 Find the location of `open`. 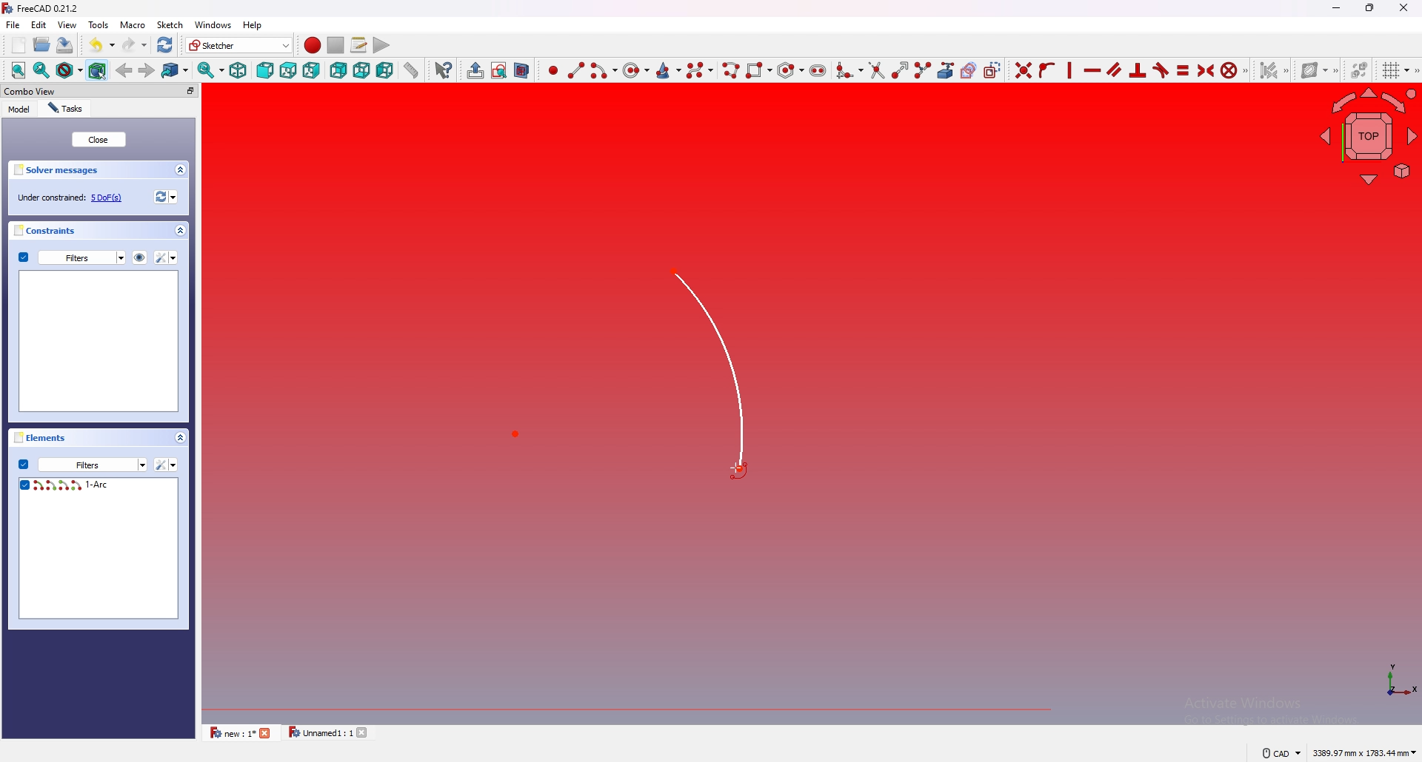

open is located at coordinates (42, 44).